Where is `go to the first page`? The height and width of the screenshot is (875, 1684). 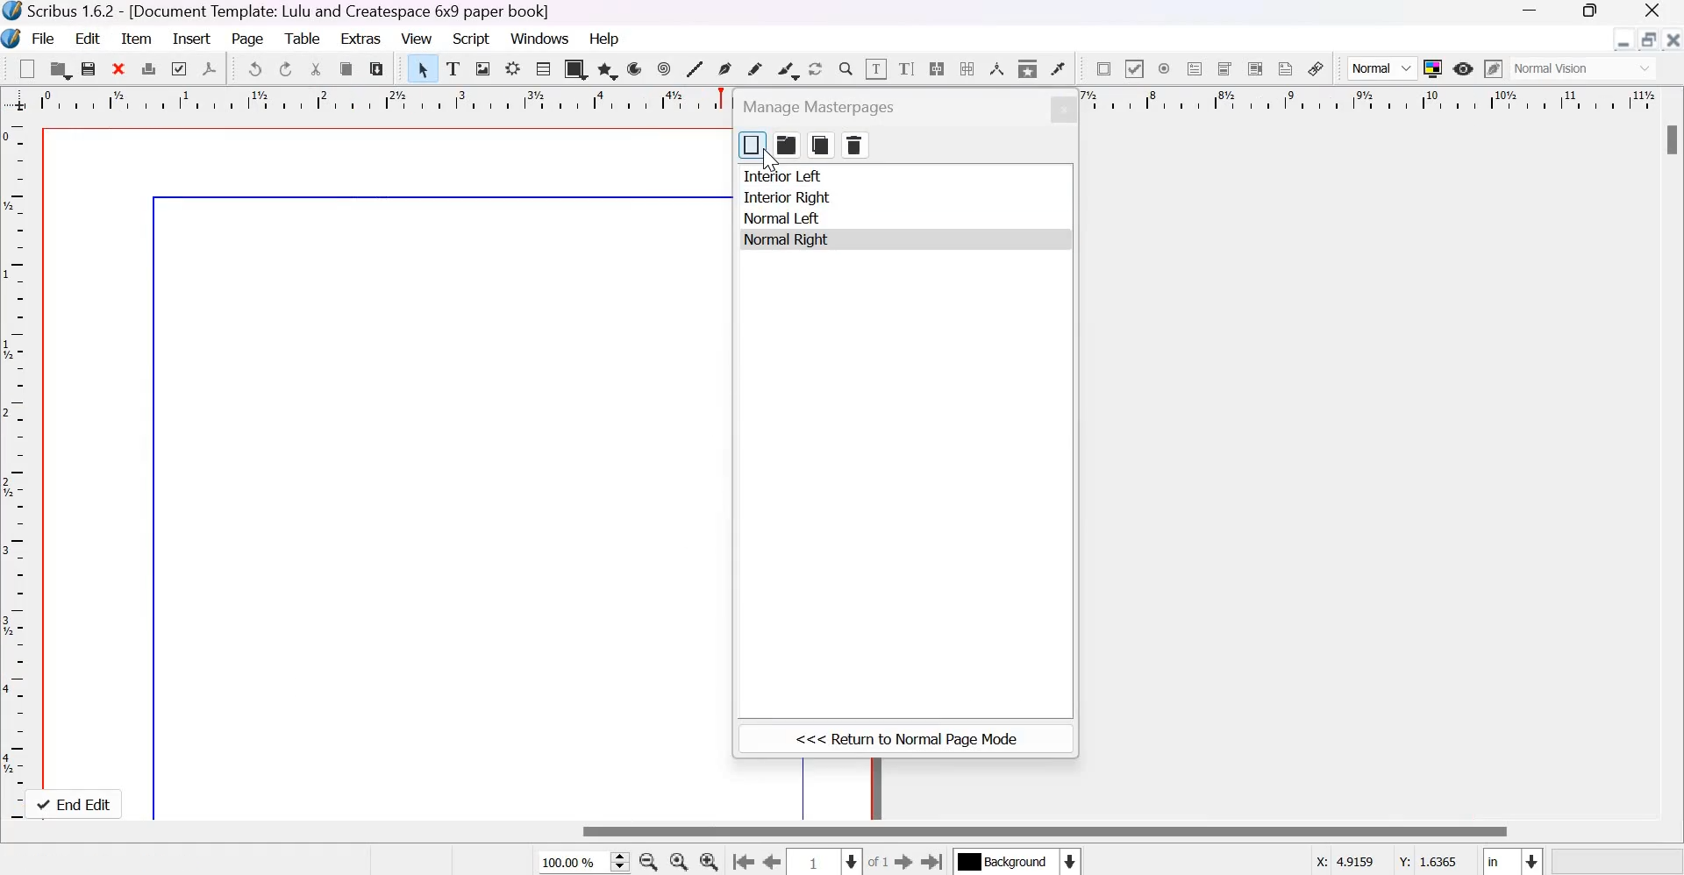
go to the first page is located at coordinates (740, 861).